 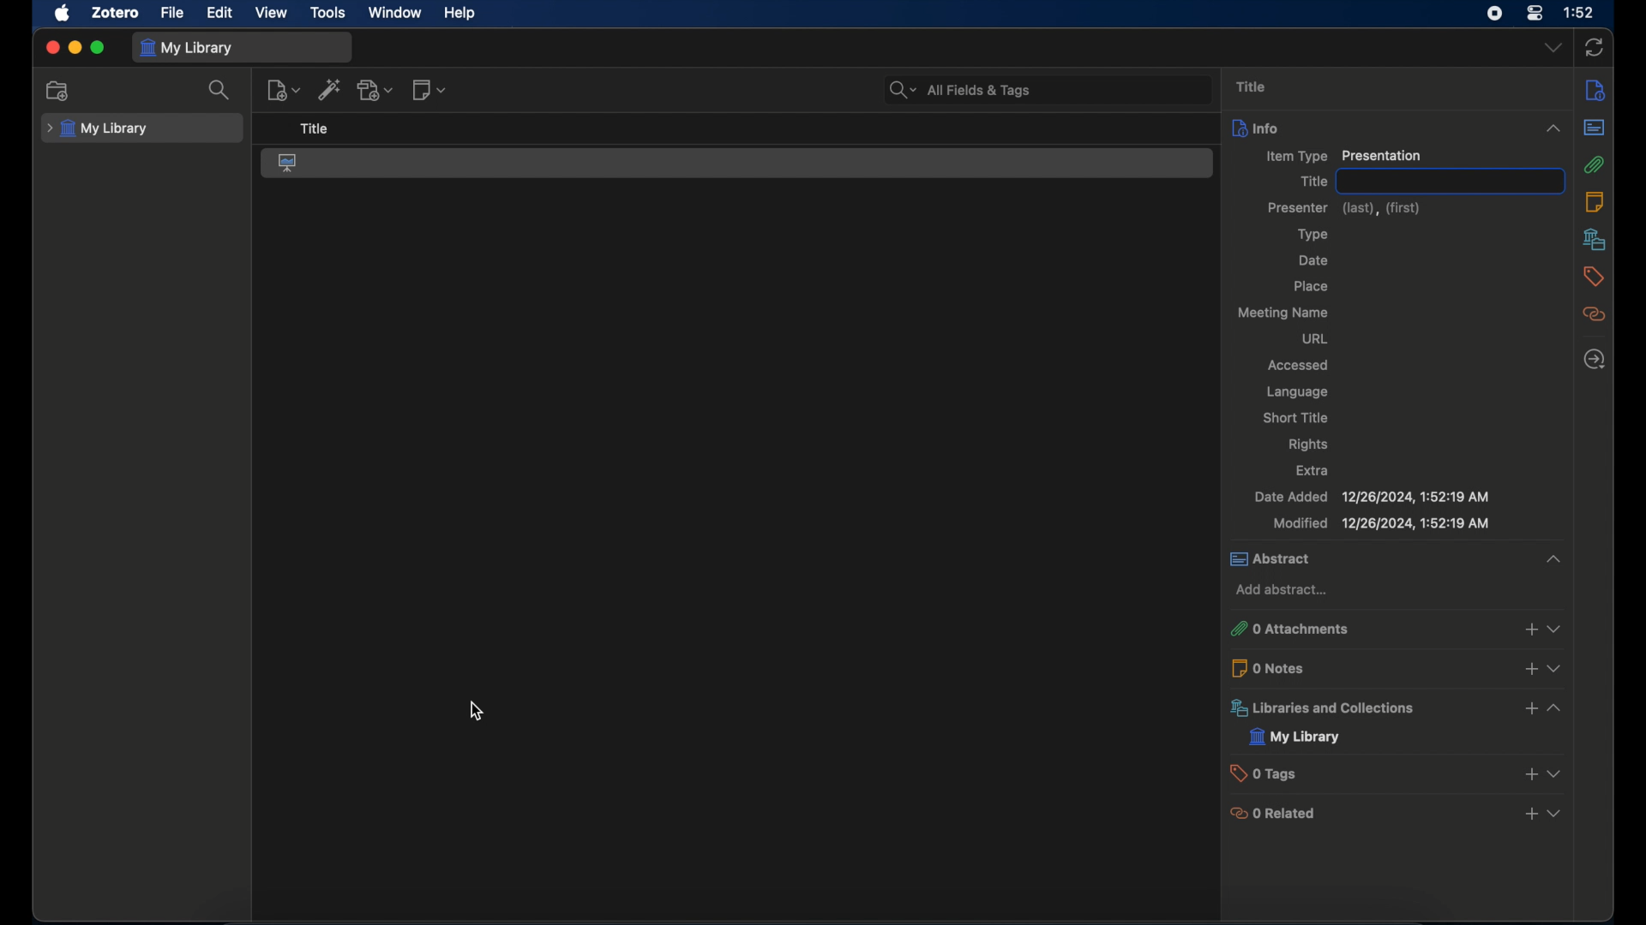 I want to click on presenter (last),(first), so click(x=1347, y=207).